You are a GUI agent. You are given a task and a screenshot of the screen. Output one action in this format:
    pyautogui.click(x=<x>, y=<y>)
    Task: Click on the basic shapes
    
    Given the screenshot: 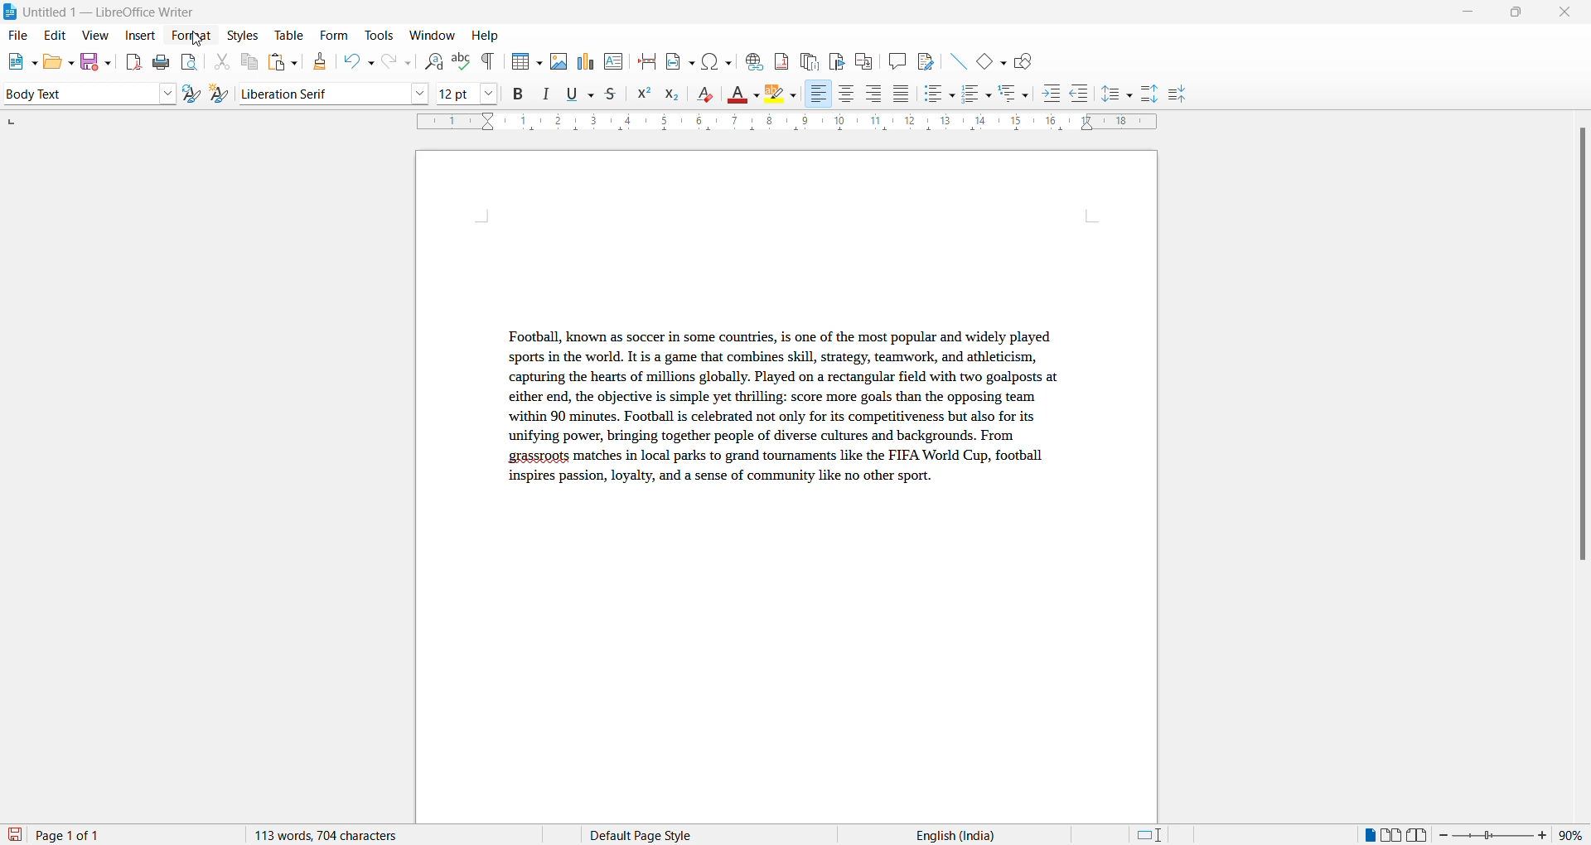 What is the action you would take?
    pyautogui.click(x=987, y=59)
    